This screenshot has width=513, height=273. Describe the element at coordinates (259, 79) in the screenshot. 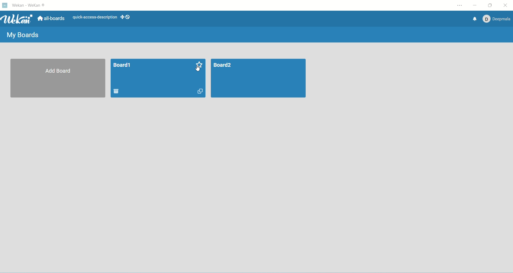

I see `board2` at that location.